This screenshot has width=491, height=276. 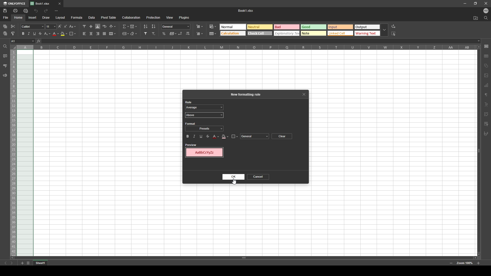 What do you see at coordinates (486, 46) in the screenshot?
I see `cells setting` at bounding box center [486, 46].